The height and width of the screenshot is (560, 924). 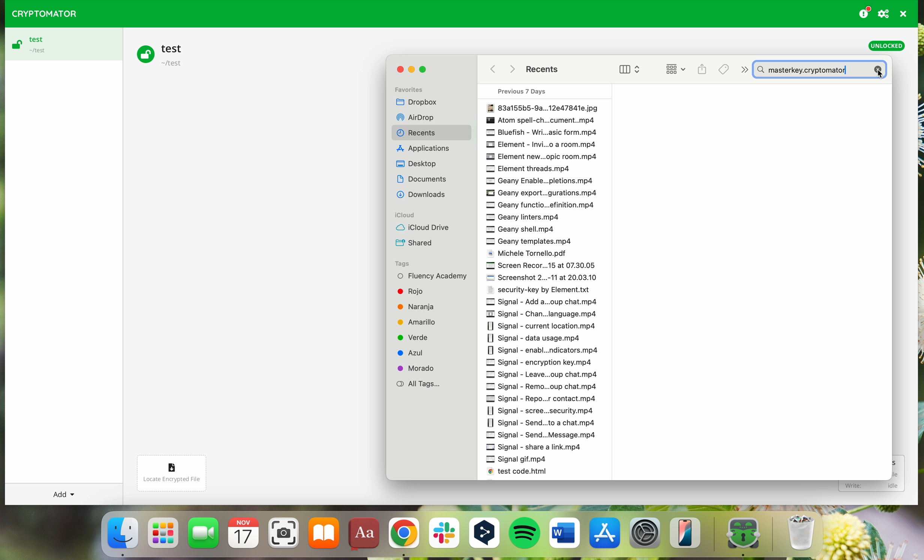 What do you see at coordinates (606, 536) in the screenshot?
I see `Appstore` at bounding box center [606, 536].